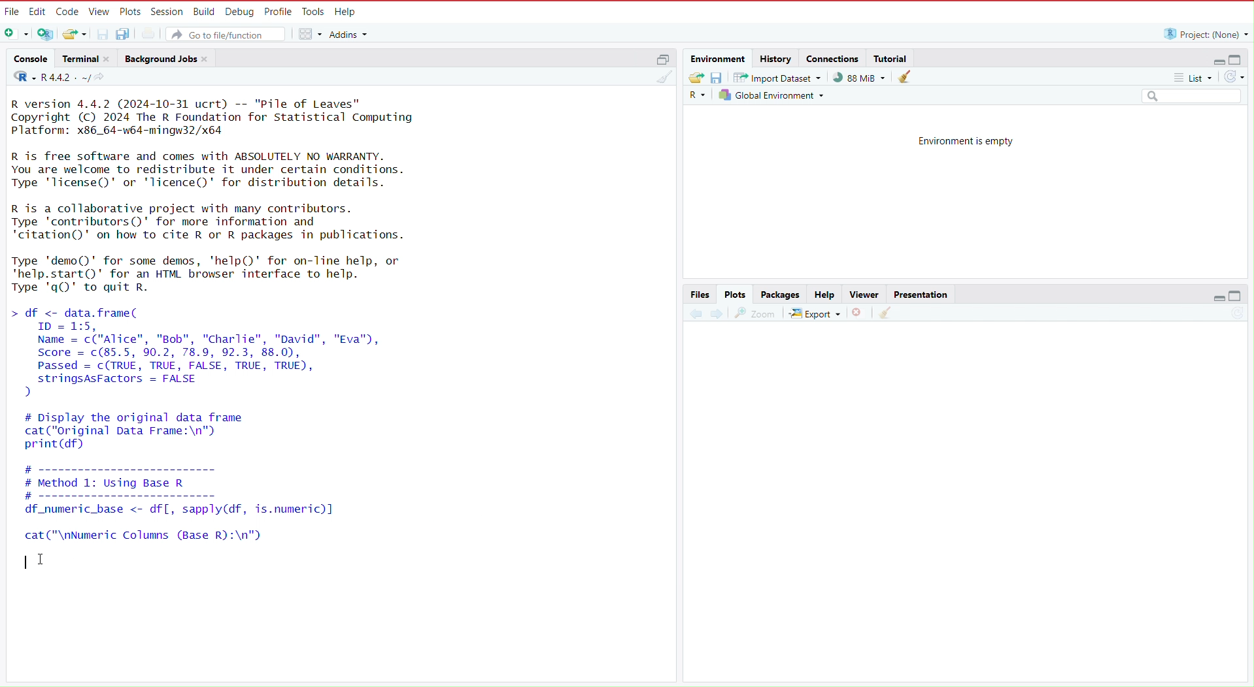 This screenshot has width=1254, height=687. What do you see at coordinates (953, 511) in the screenshot?
I see `empty area` at bounding box center [953, 511].